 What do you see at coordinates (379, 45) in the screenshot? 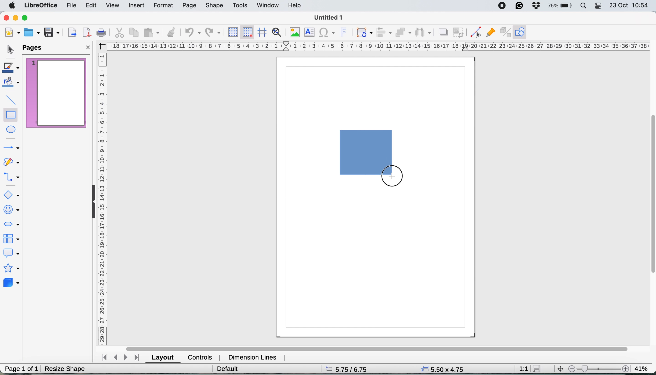
I see `hortizonal scale` at bounding box center [379, 45].